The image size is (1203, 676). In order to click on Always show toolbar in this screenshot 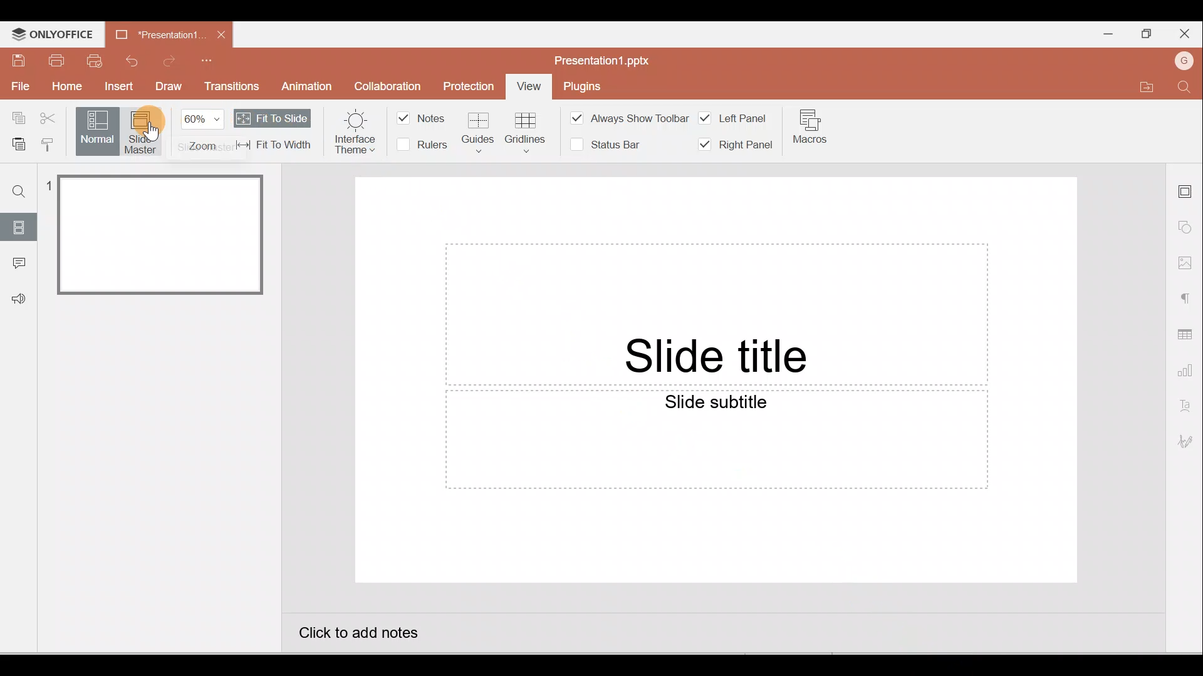, I will do `click(625, 117)`.